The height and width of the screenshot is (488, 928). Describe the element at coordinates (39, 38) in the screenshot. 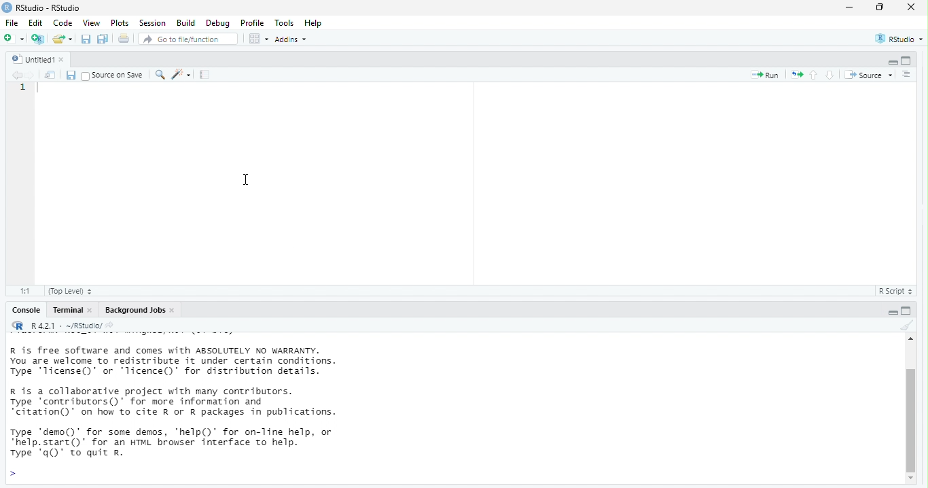

I see `create a project` at that location.